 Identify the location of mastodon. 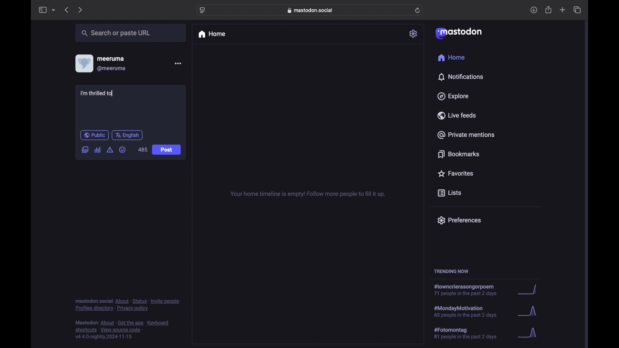
(459, 34).